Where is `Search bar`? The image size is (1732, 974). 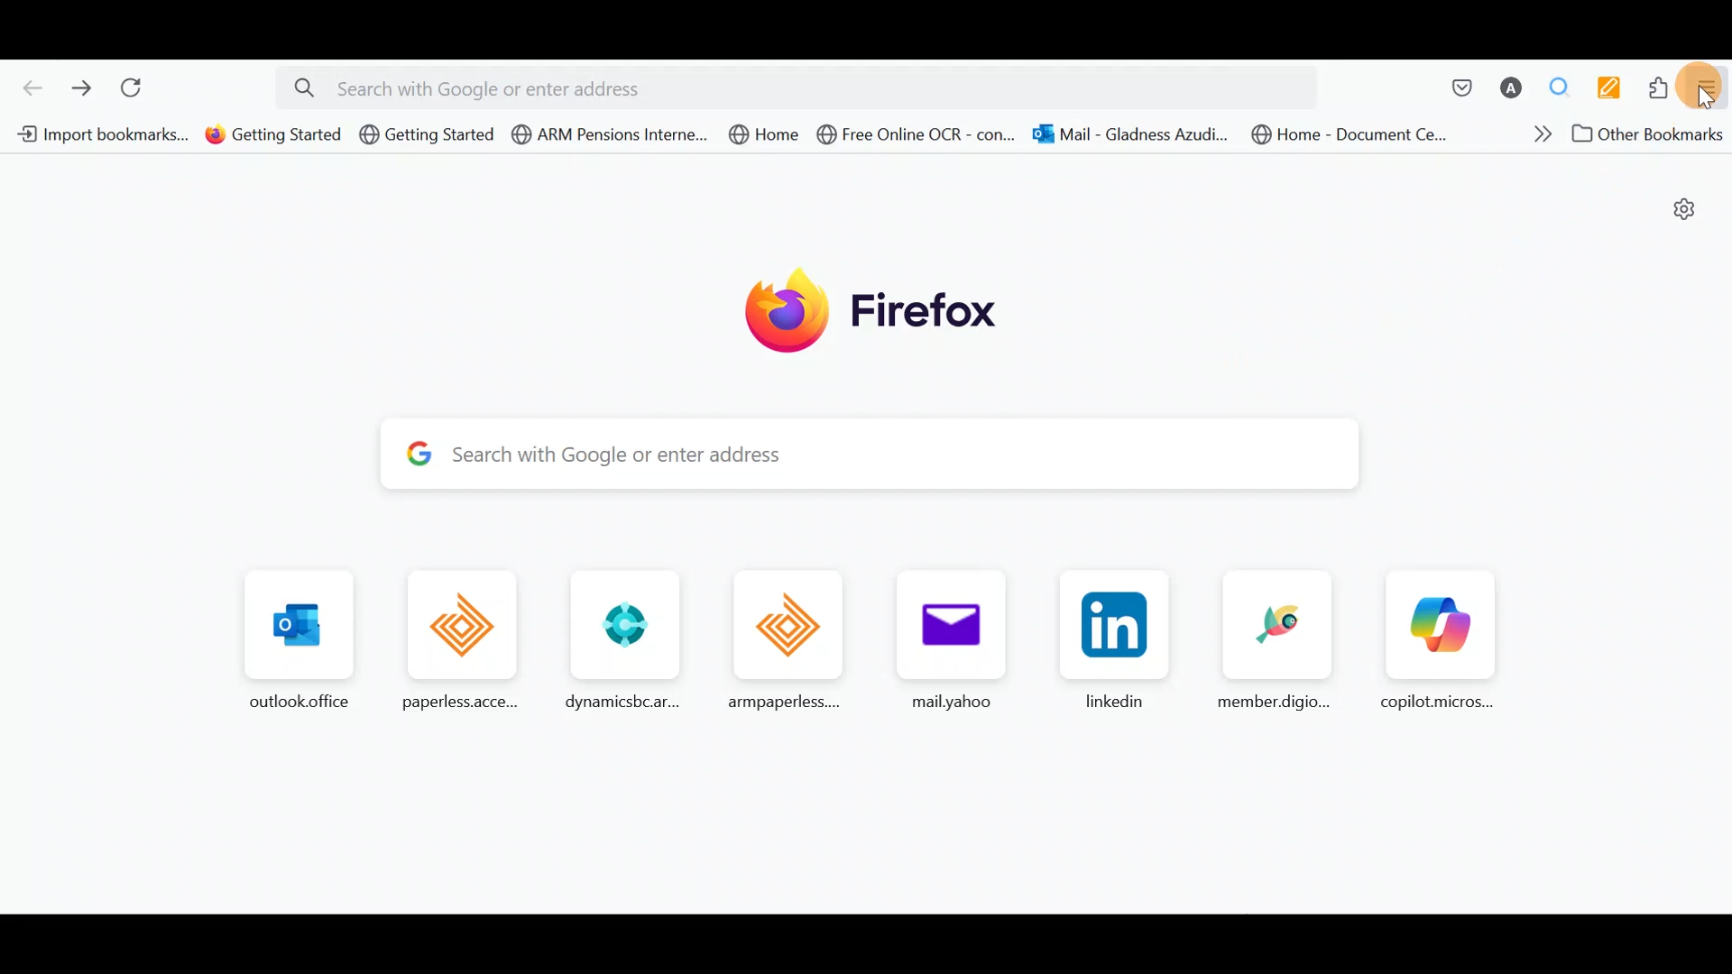 Search bar is located at coordinates (803, 86).